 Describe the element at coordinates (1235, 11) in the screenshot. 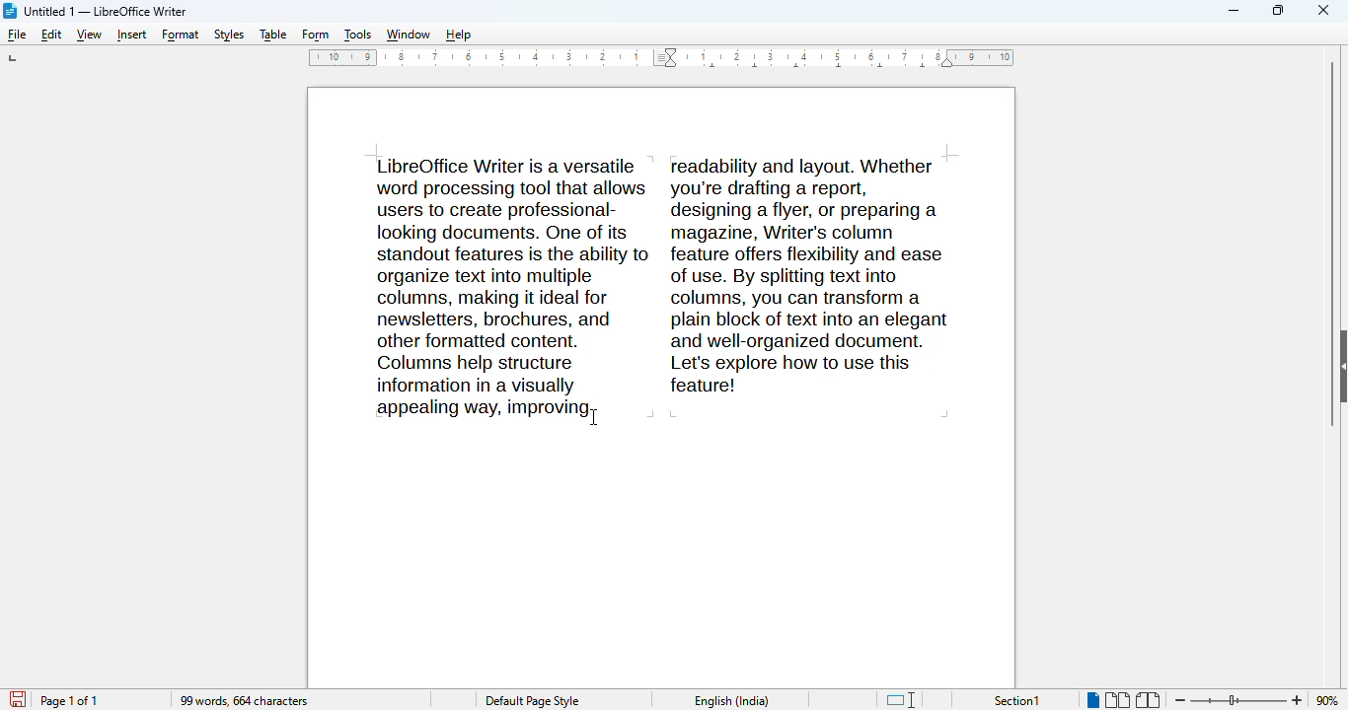

I see `minimize` at that location.